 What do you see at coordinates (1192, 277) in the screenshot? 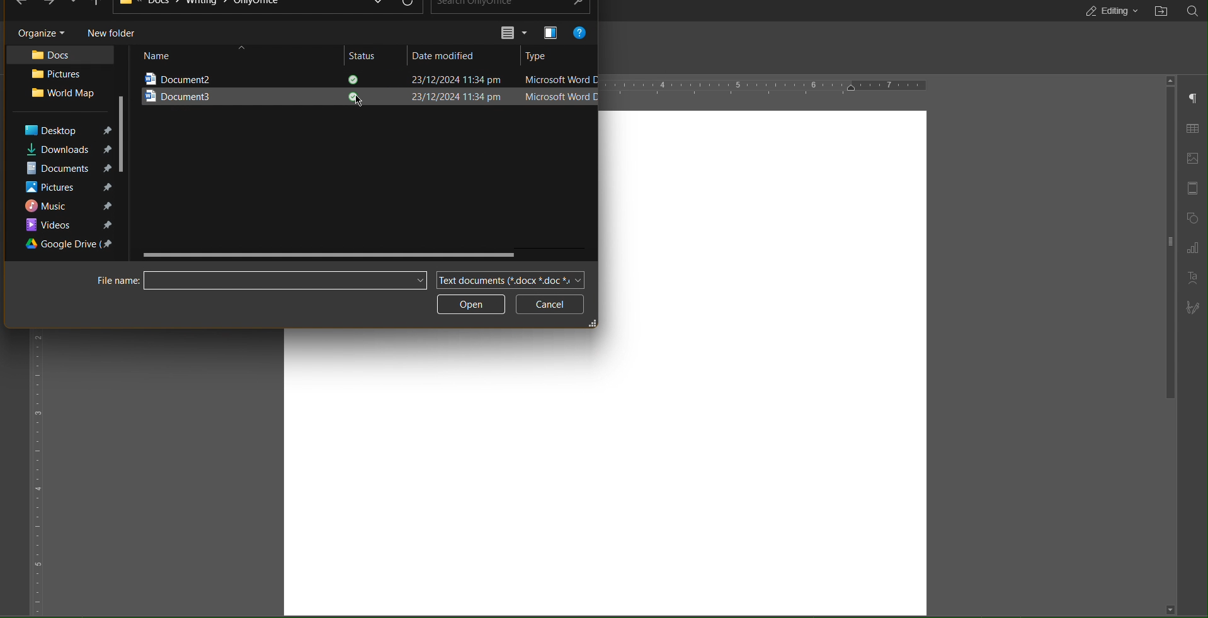
I see `Text Art` at bounding box center [1192, 277].